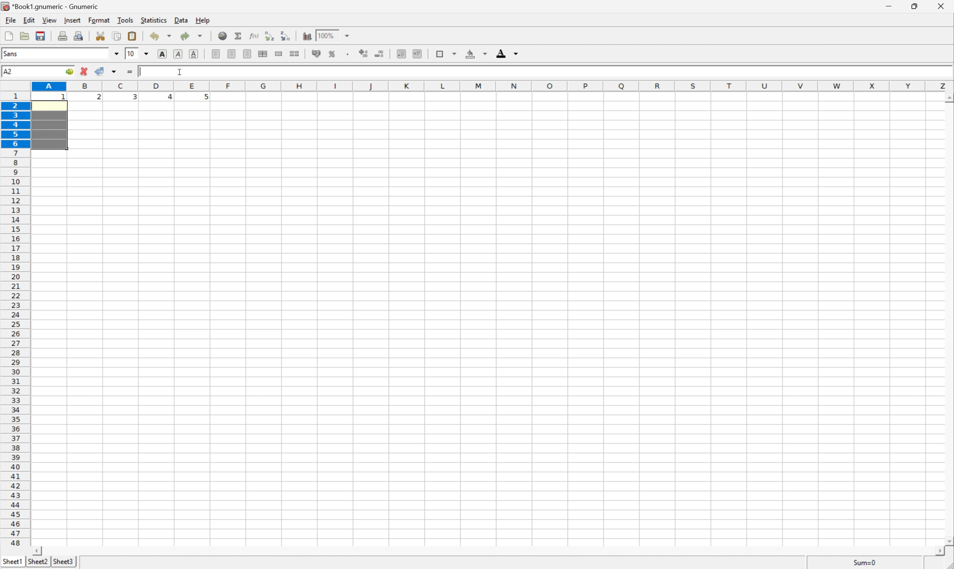  I want to click on cut, so click(100, 35).